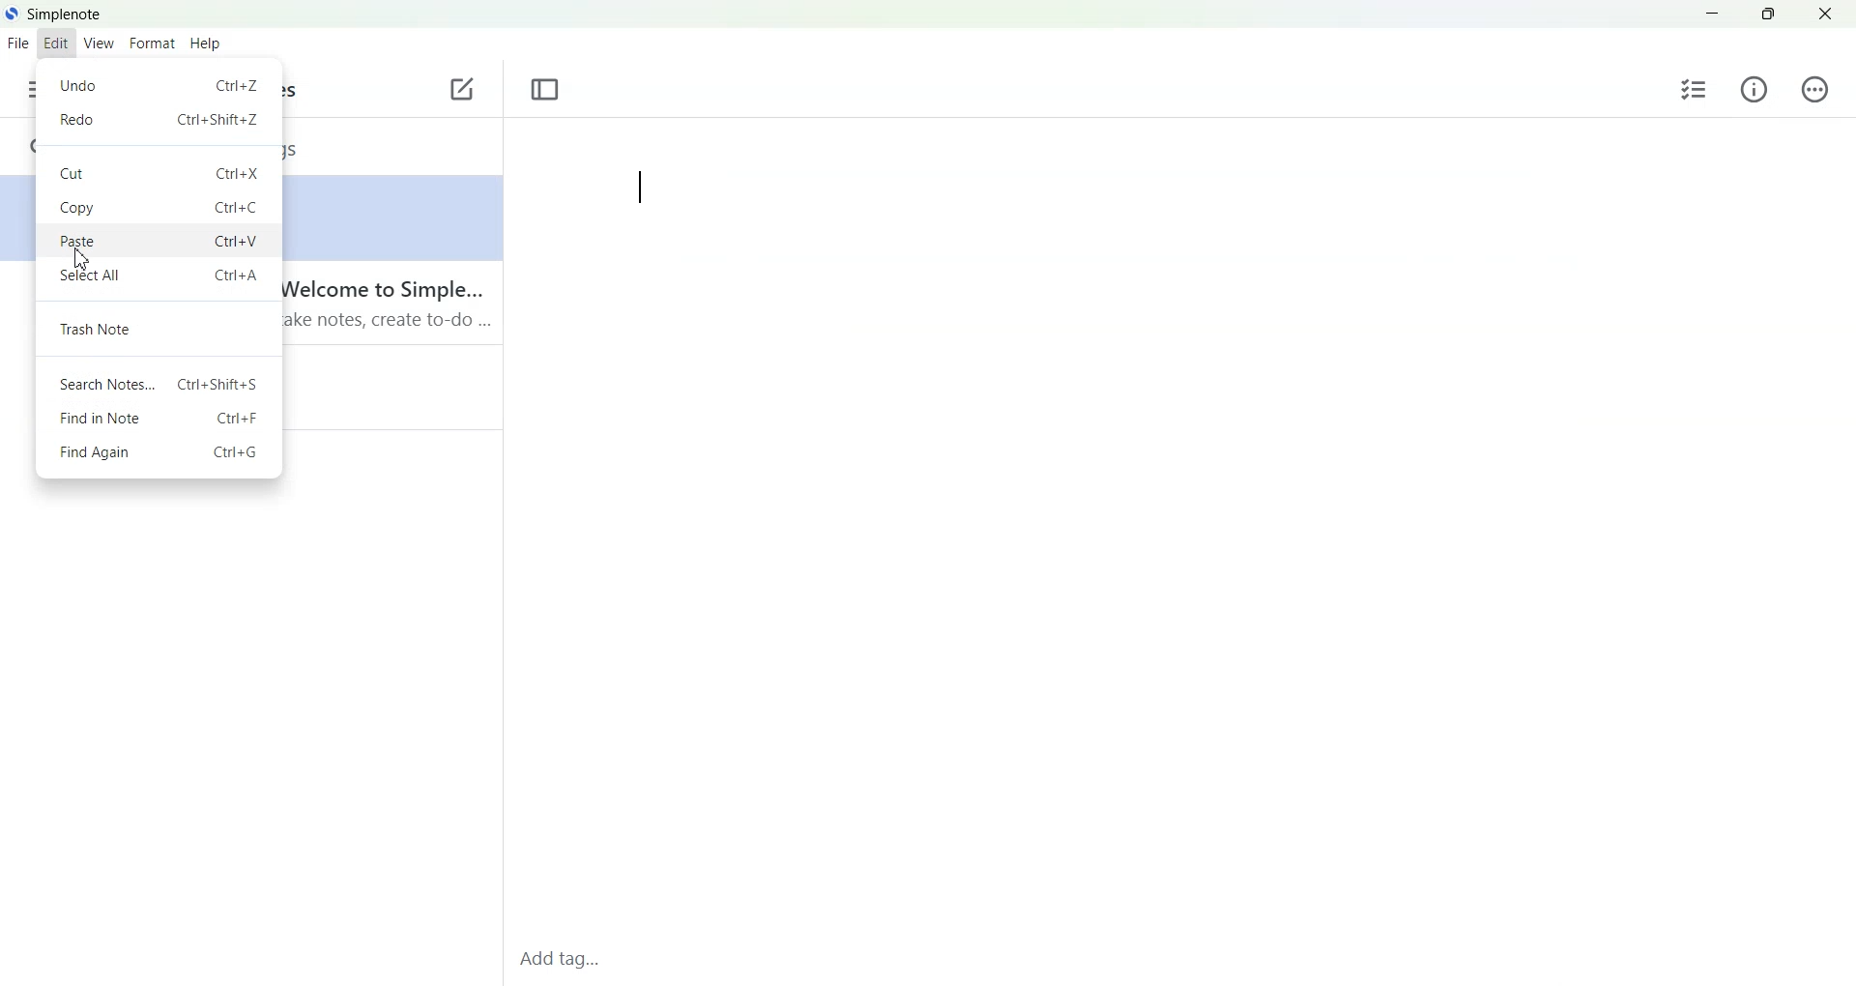  What do you see at coordinates (1825, 14) in the screenshot?
I see `Close` at bounding box center [1825, 14].